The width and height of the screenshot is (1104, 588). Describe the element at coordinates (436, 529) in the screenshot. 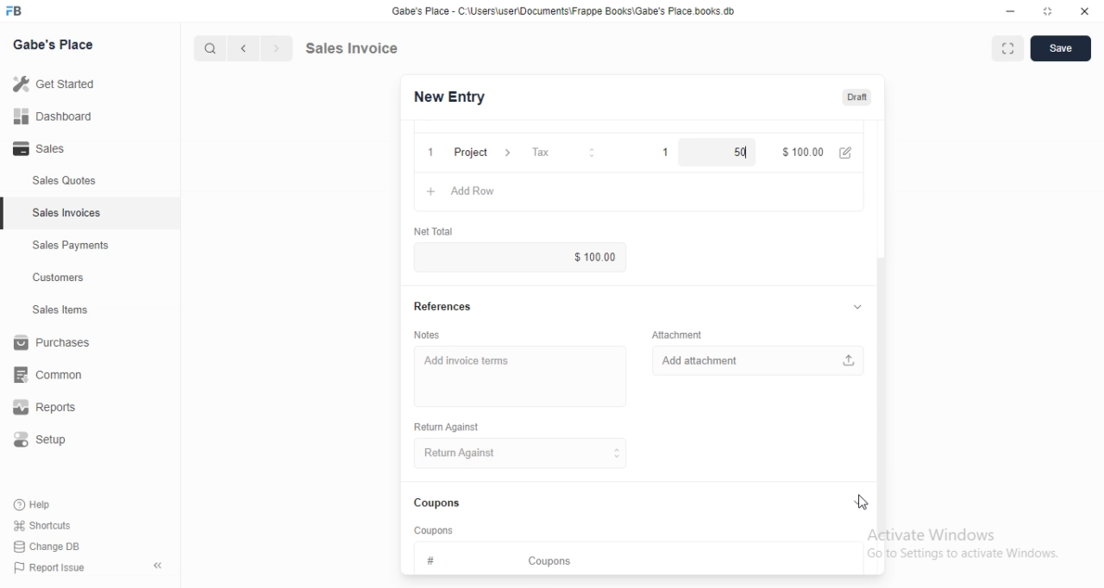

I see `‘Coupons` at that location.